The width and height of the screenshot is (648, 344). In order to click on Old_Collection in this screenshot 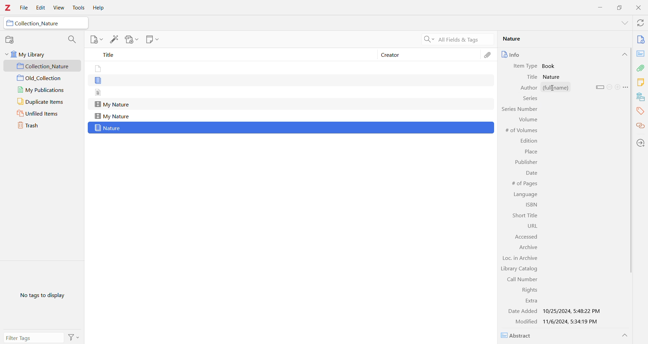, I will do `click(43, 78)`.